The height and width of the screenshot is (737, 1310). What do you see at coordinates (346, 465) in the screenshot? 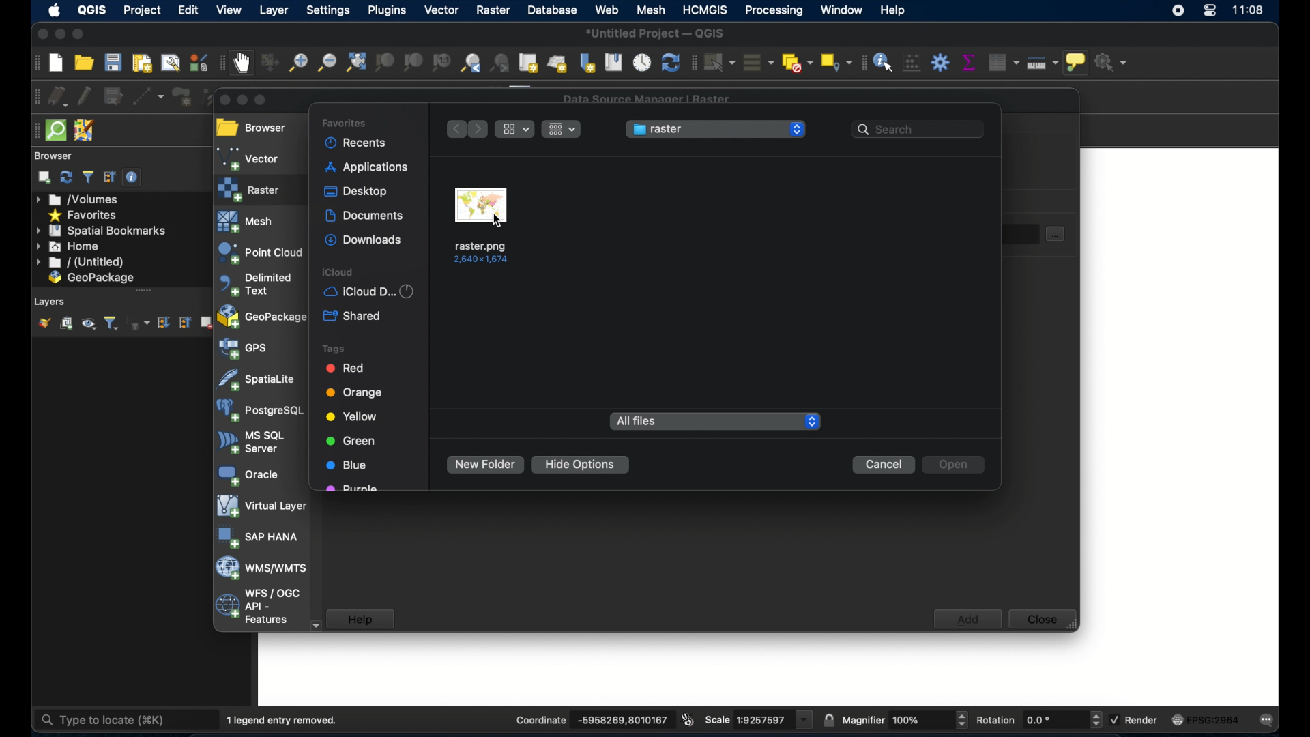
I see `lue` at bounding box center [346, 465].